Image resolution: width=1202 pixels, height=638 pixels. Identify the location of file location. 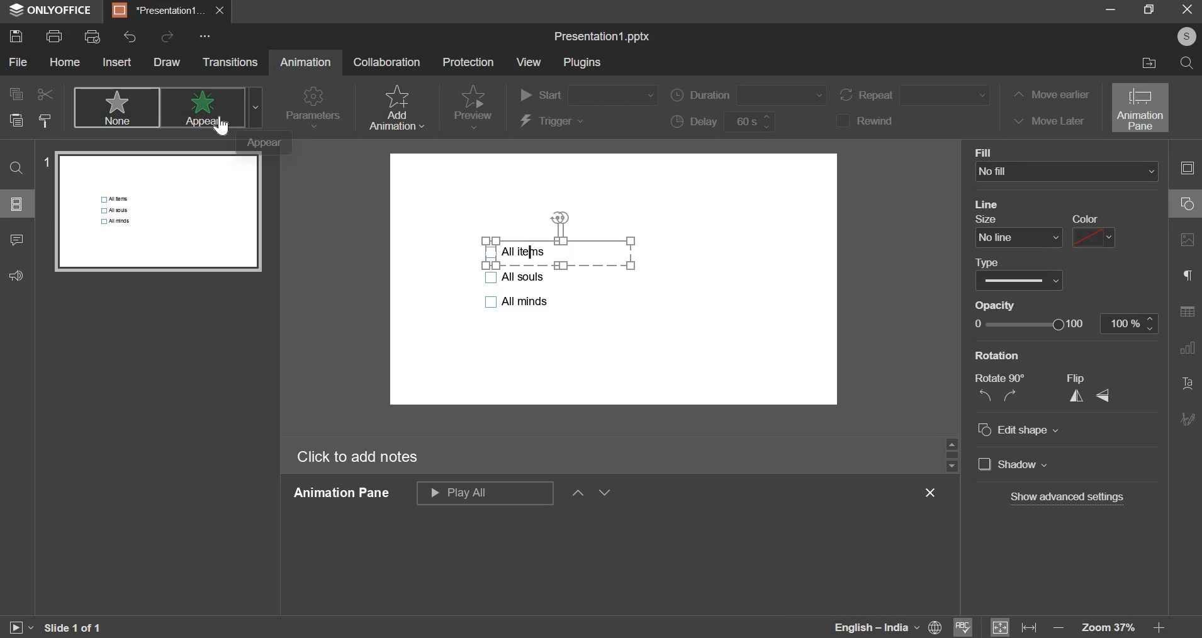
(1144, 63).